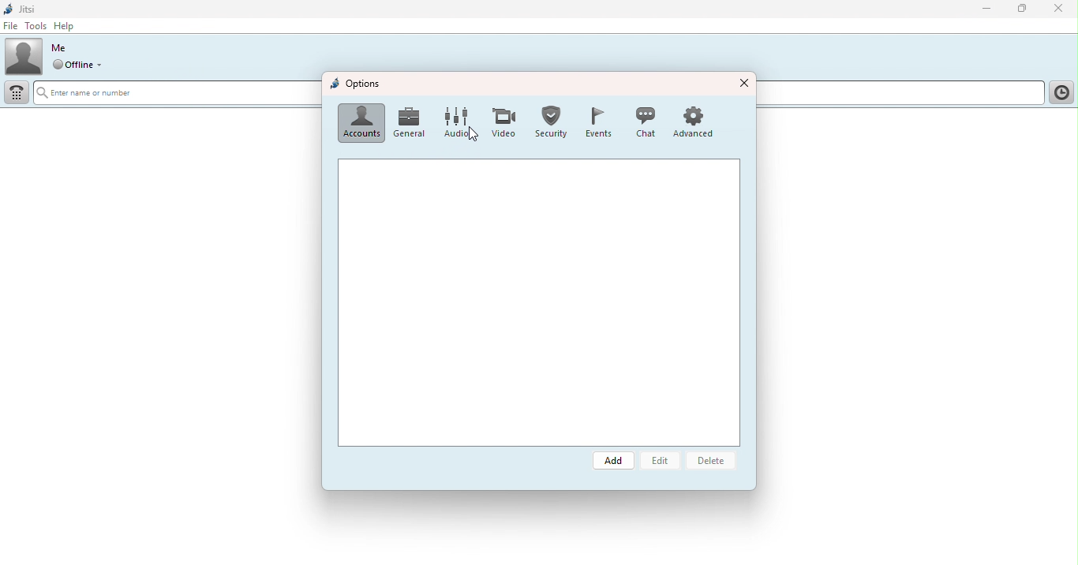 The height and width of the screenshot is (565, 1078). I want to click on Add, so click(615, 461).